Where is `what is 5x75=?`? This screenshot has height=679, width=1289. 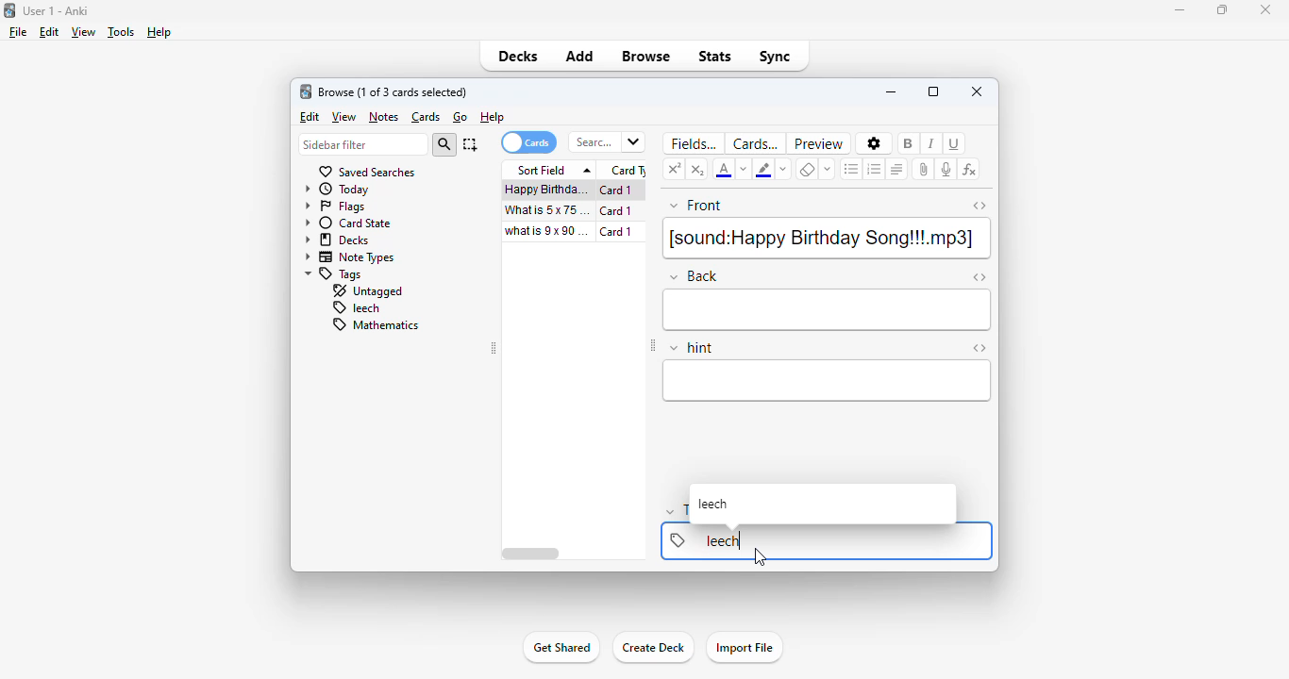
what is 5x75=? is located at coordinates (547, 209).